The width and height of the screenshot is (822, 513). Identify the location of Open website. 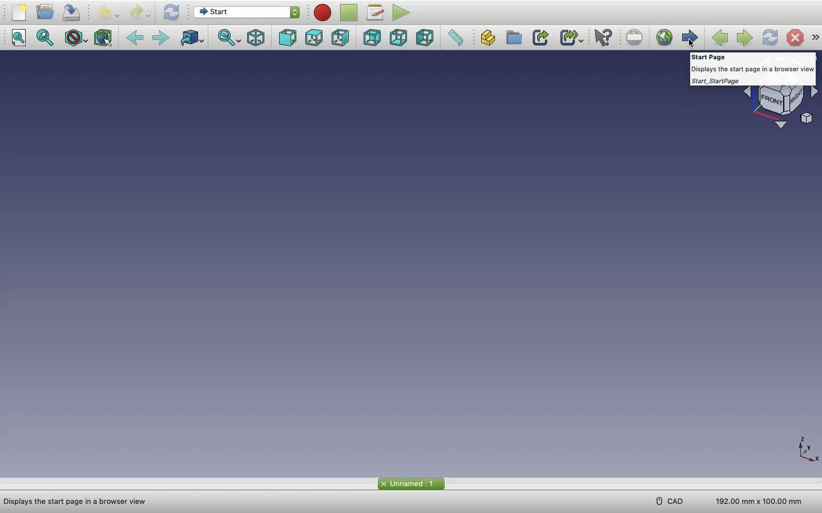
(664, 38).